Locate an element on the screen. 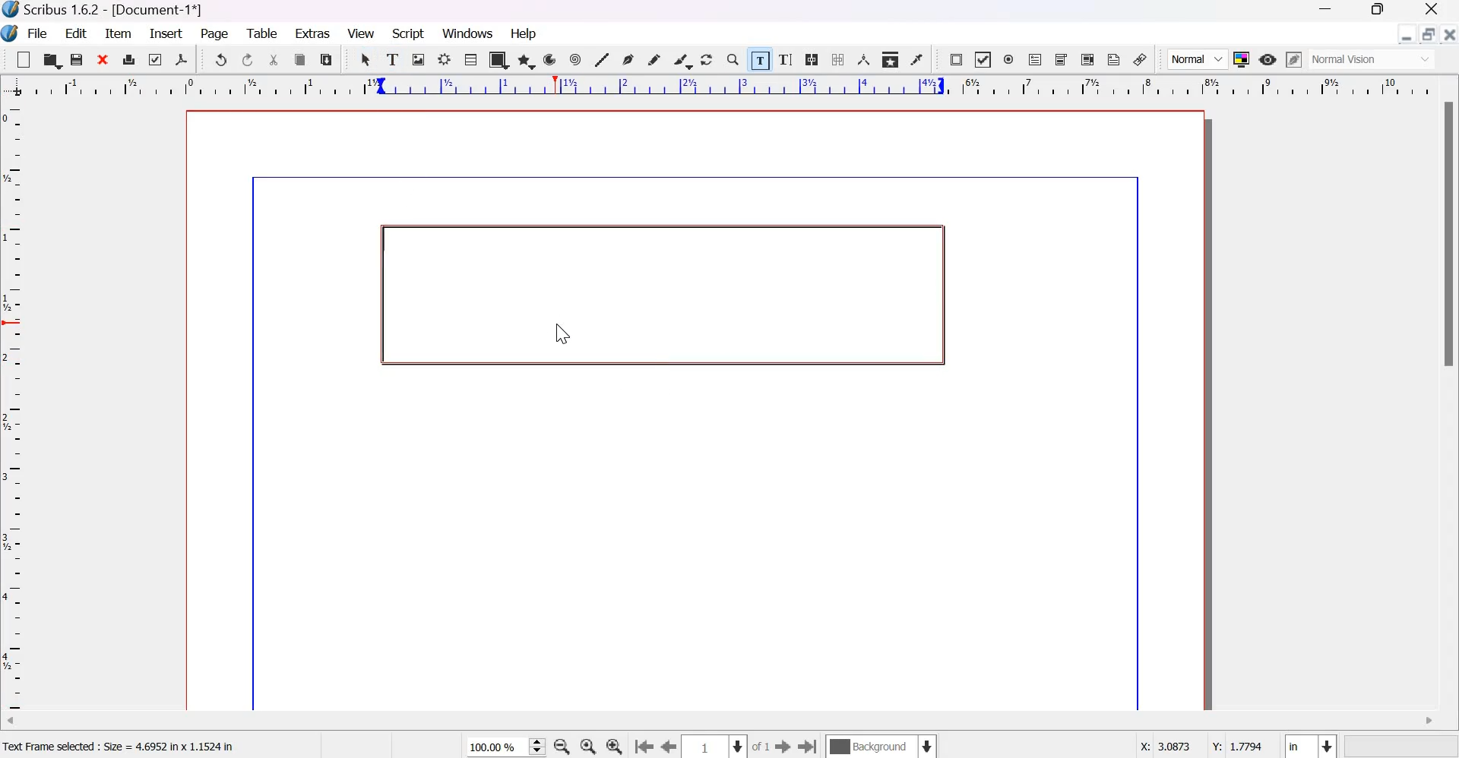  Close is located at coordinates (1432, 11).